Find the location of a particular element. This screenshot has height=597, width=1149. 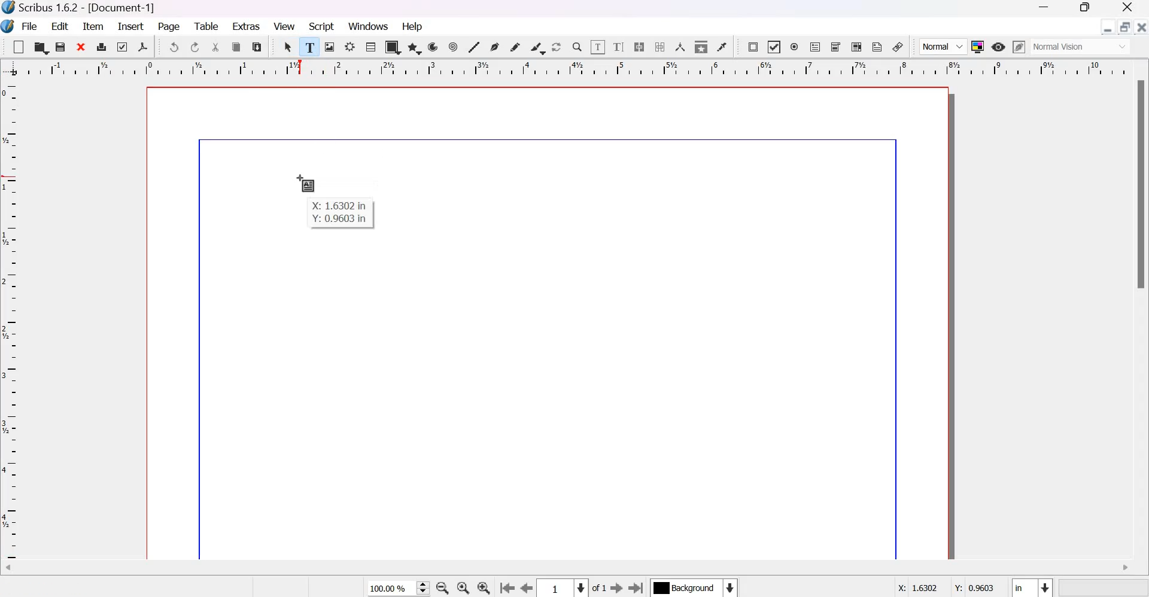

save as pdf is located at coordinates (142, 47).